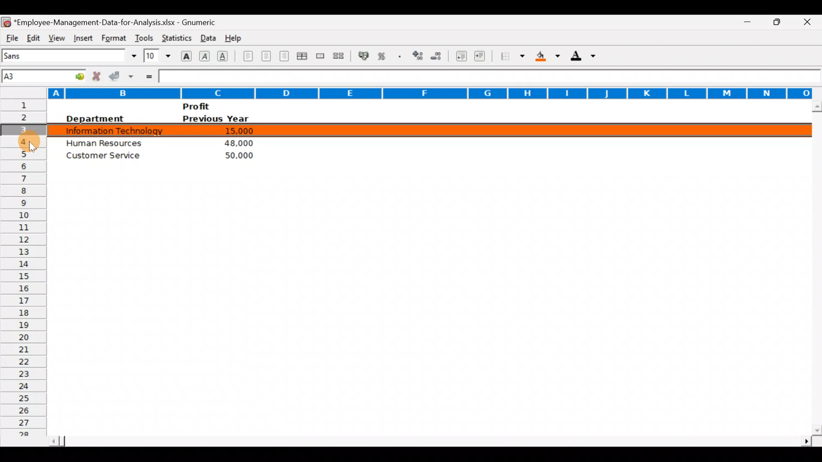  Describe the element at coordinates (148, 76) in the screenshot. I see `Enter formula` at that location.